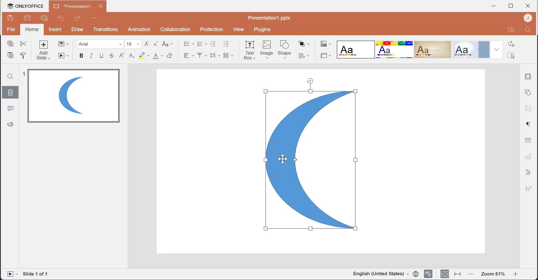  I want to click on Zoom in, so click(518, 274).